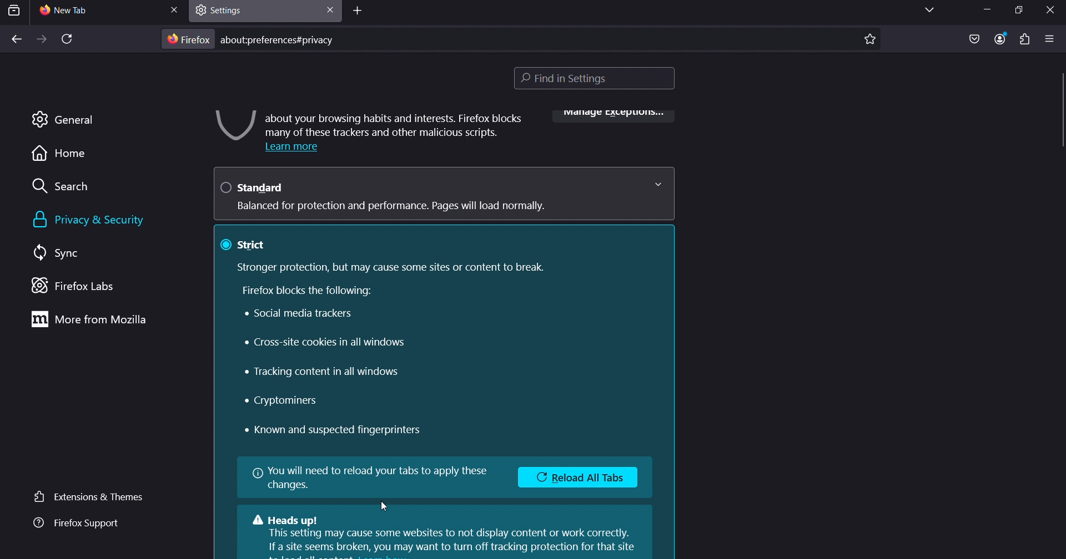 The image size is (1066, 559). Describe the element at coordinates (974, 39) in the screenshot. I see `save as pocket` at that location.